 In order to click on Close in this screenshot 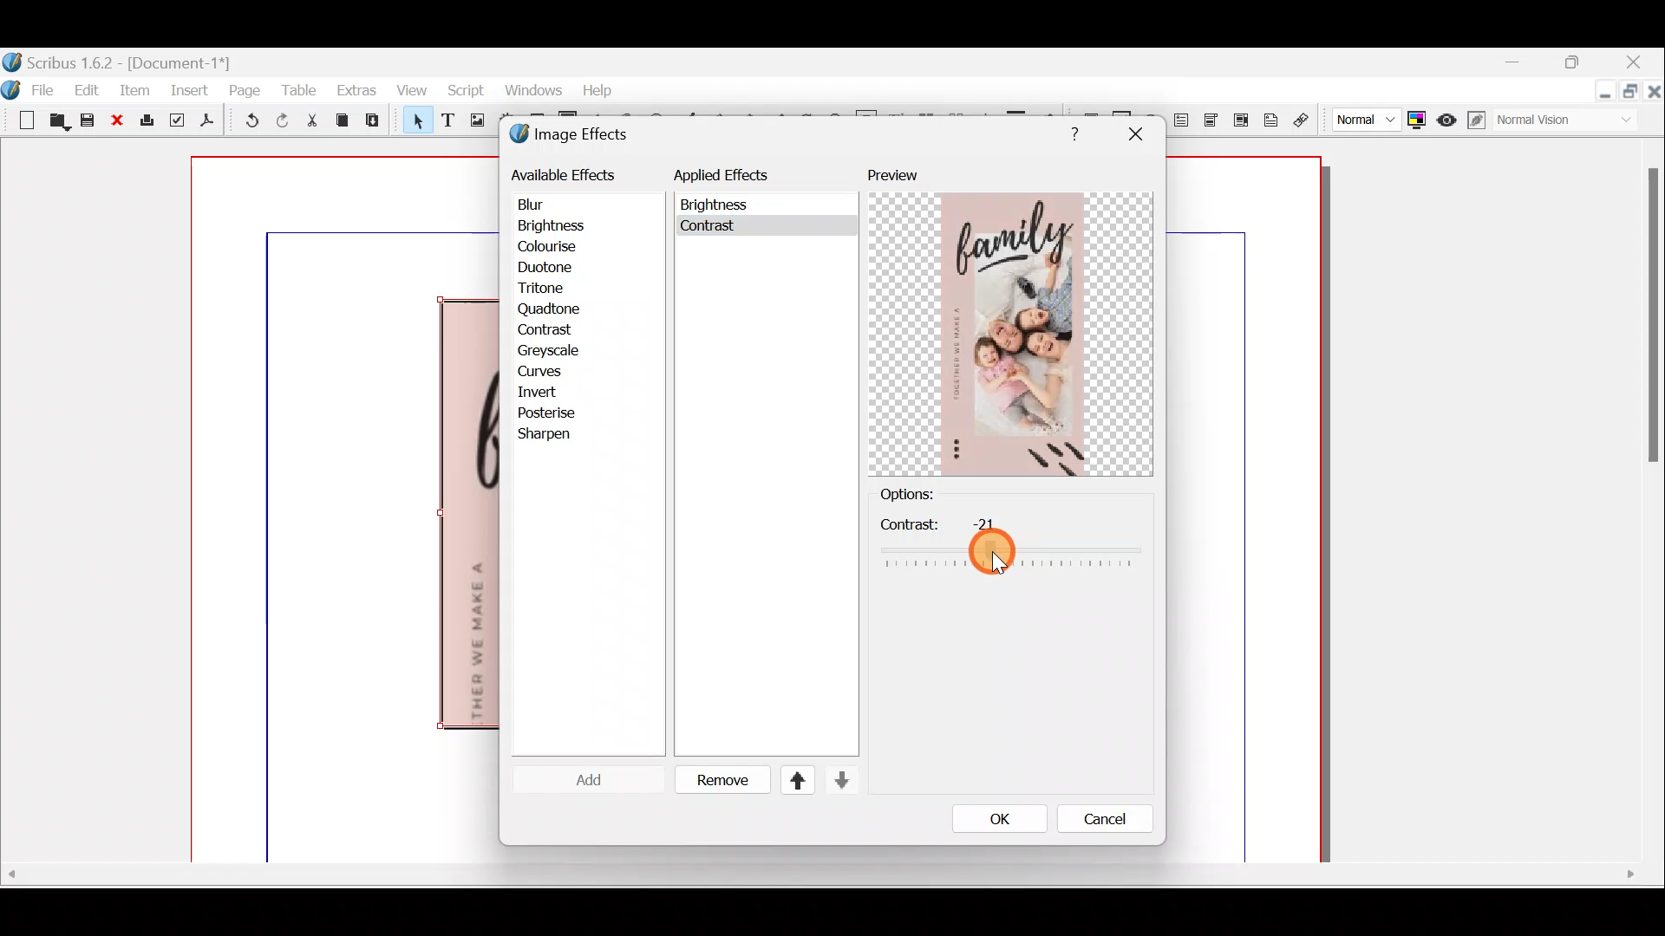, I will do `click(1636, 64)`.